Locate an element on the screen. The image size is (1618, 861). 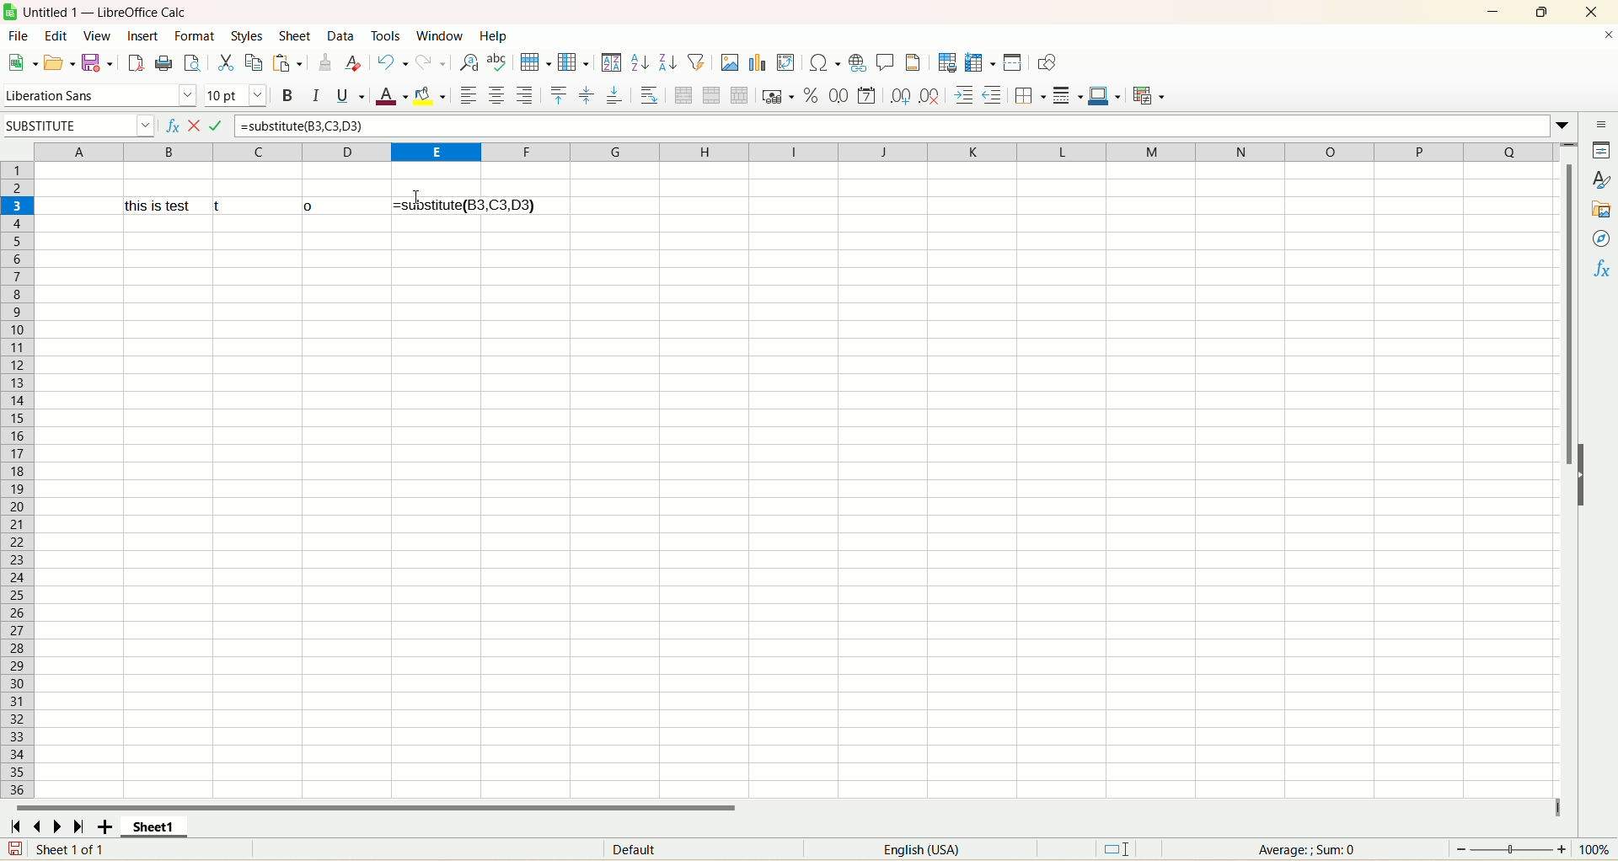
insert image is located at coordinates (730, 62).